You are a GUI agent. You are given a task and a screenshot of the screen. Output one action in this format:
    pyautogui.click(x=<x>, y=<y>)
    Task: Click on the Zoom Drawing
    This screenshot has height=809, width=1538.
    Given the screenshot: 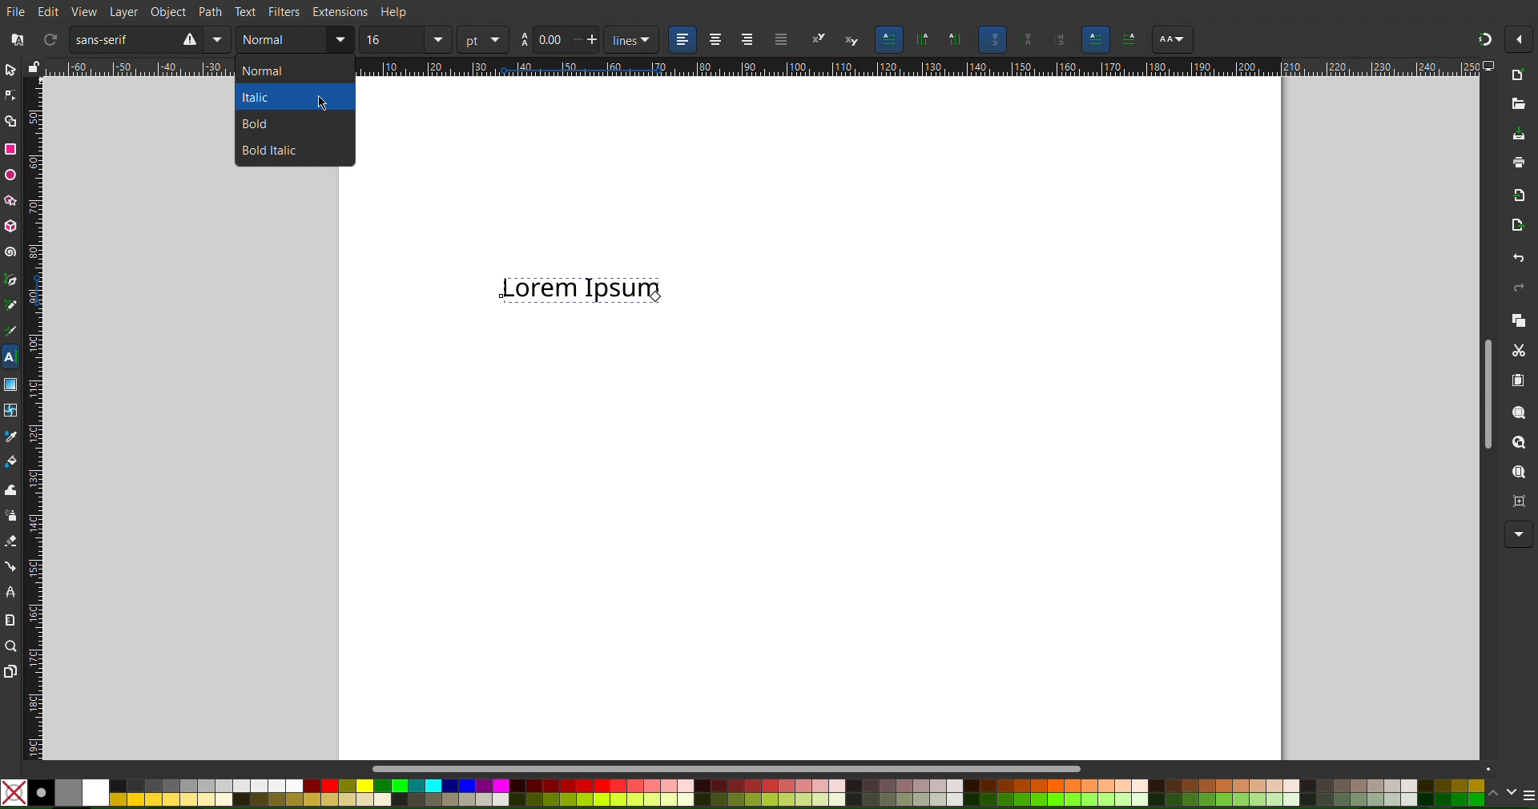 What is the action you would take?
    pyautogui.click(x=1513, y=444)
    